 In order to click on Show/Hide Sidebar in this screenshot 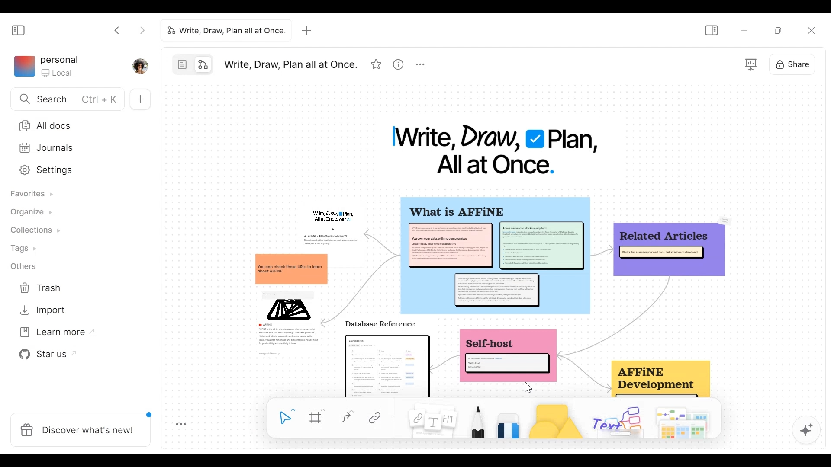, I will do `click(19, 29)`.